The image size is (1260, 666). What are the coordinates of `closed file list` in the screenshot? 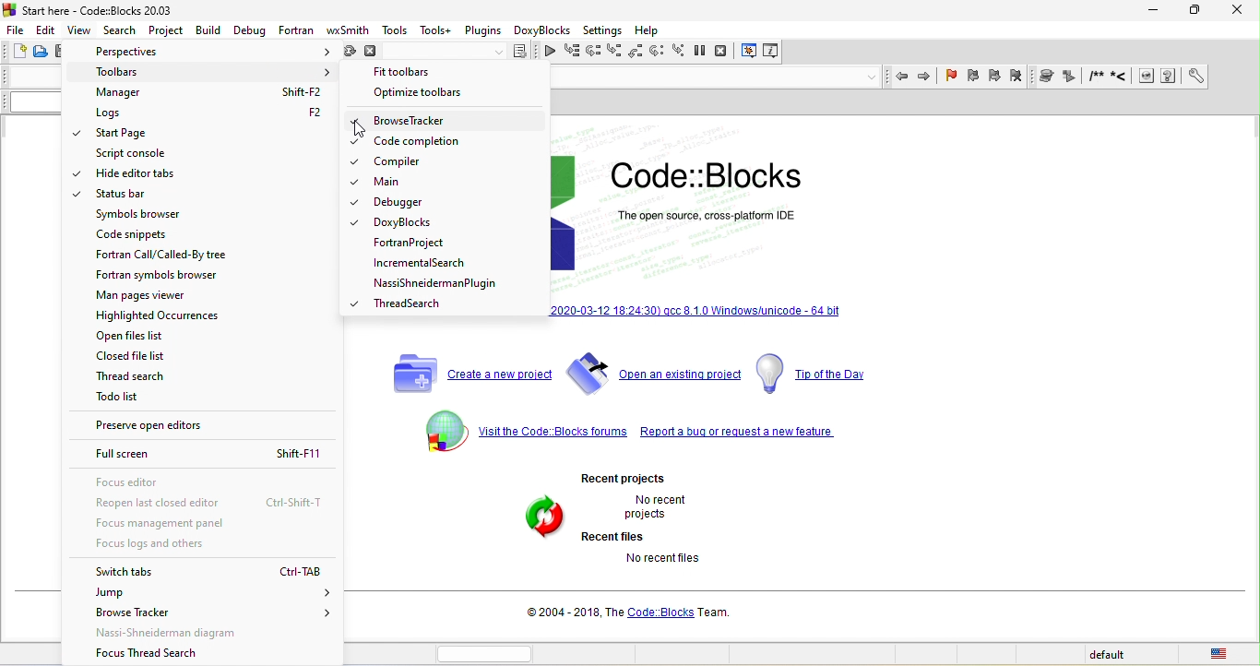 It's located at (132, 358).